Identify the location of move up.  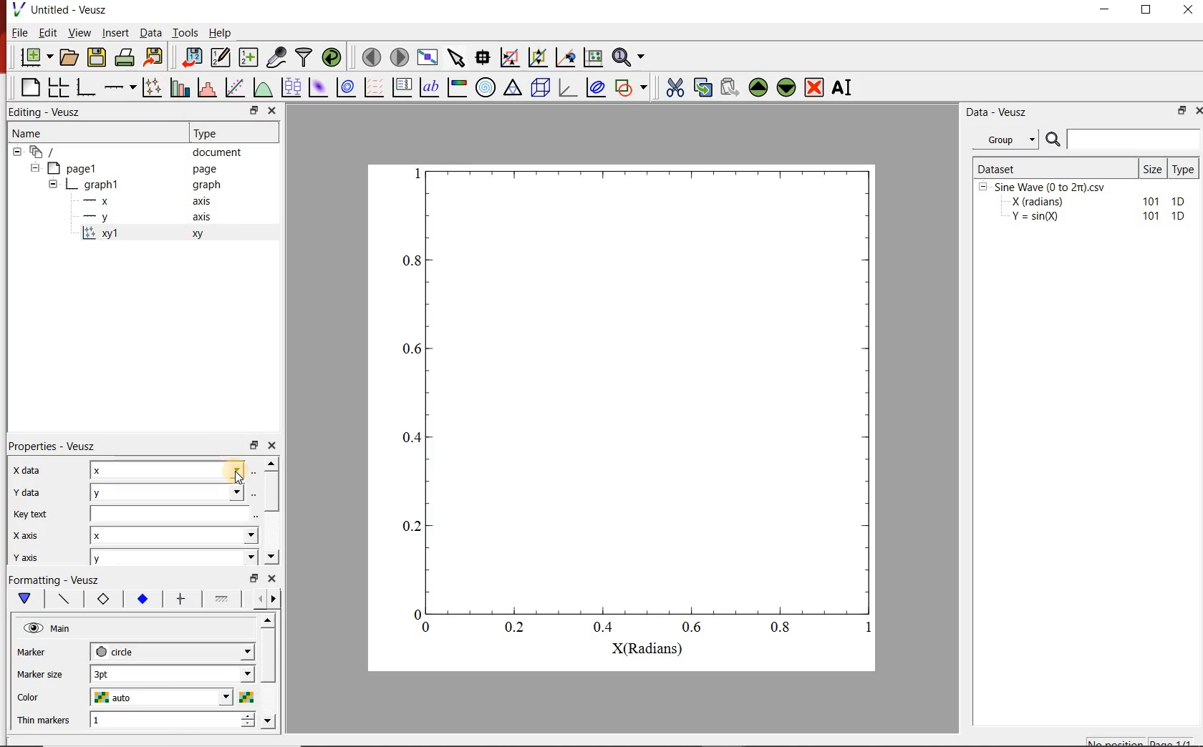
(758, 87).